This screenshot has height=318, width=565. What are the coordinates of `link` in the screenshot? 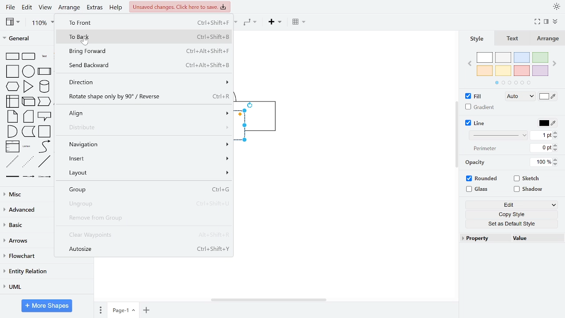 It's located at (11, 176).